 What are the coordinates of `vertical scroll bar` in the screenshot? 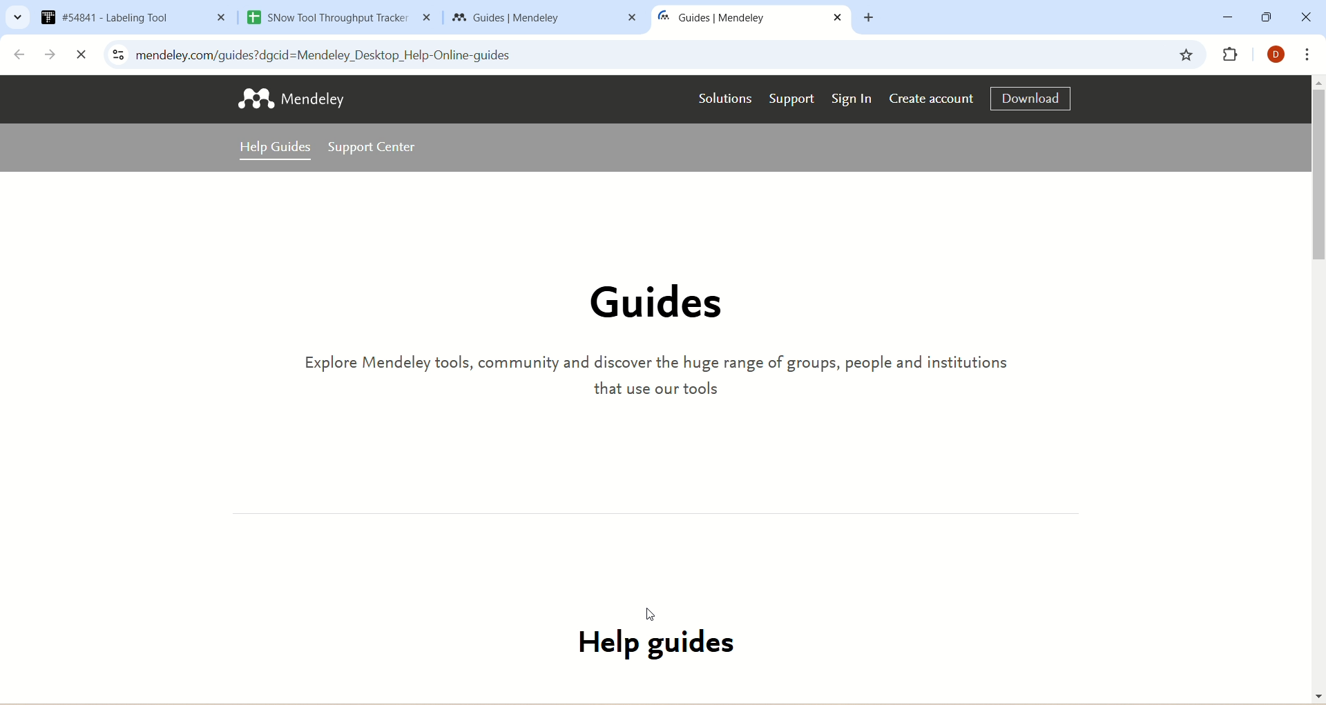 It's located at (1318, 388).